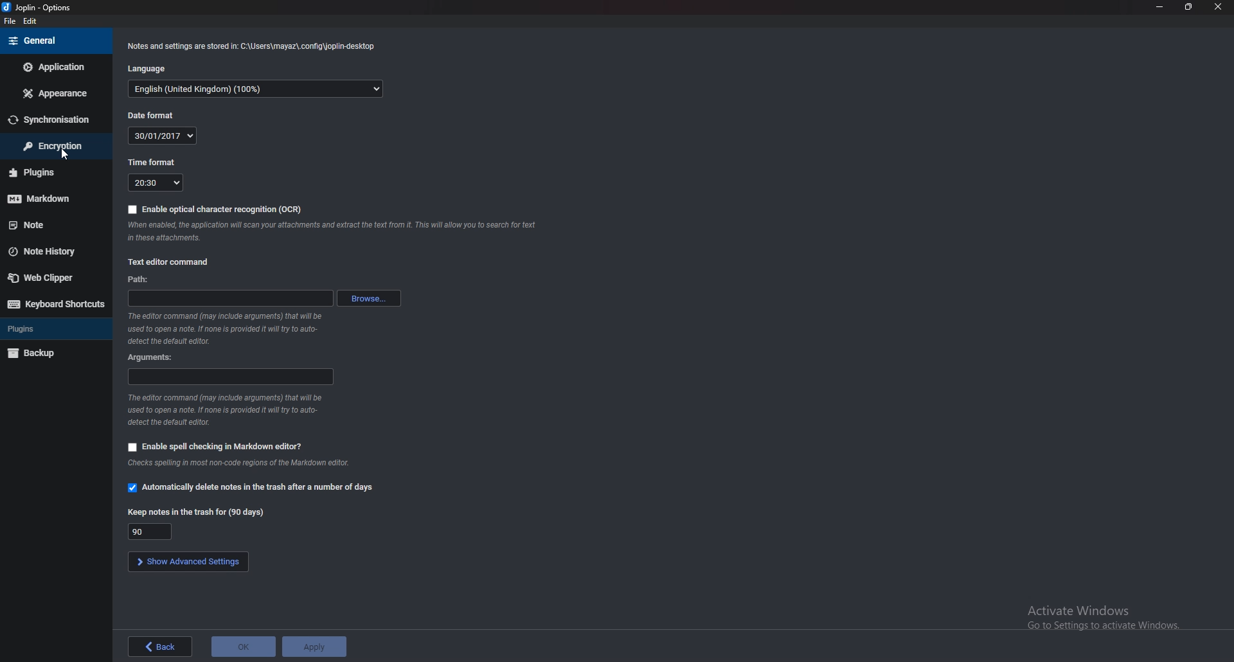  I want to click on browse, so click(371, 300).